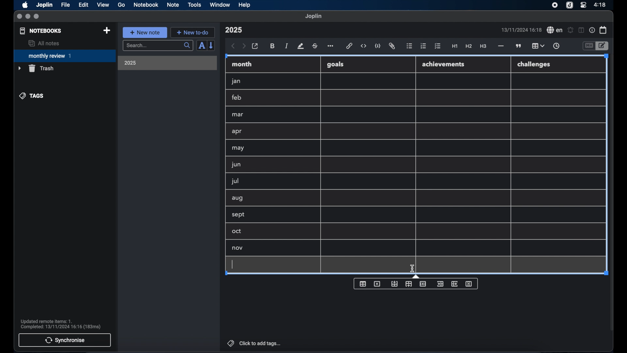  I want to click on edit, so click(84, 5).